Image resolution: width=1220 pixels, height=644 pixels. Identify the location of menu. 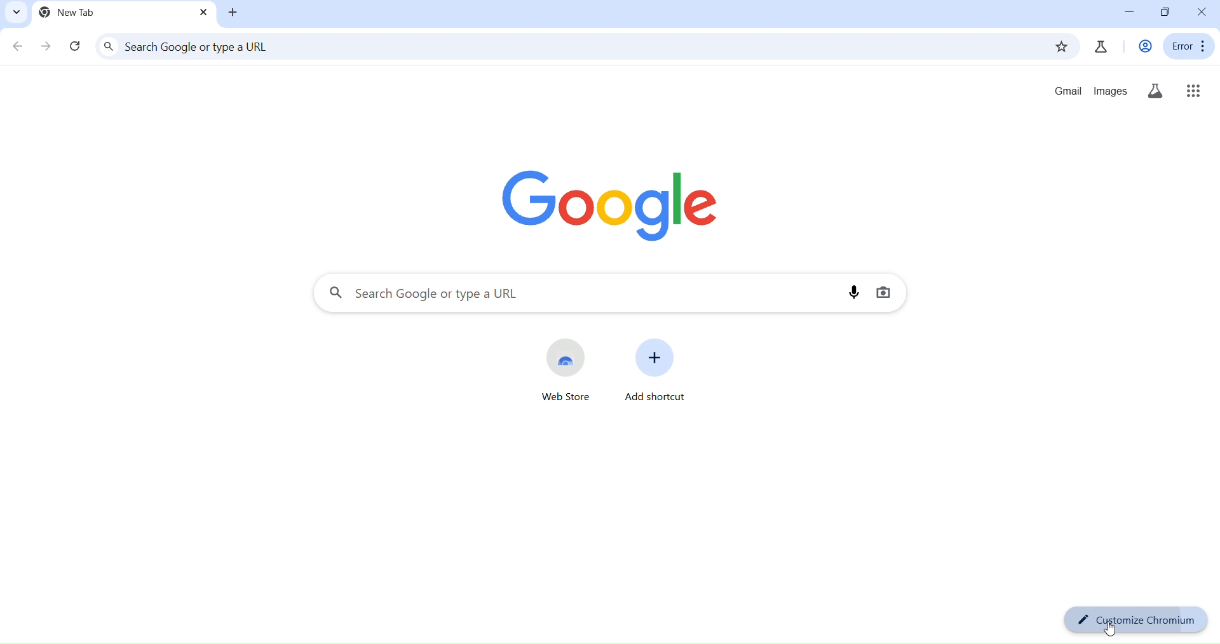
(1190, 46).